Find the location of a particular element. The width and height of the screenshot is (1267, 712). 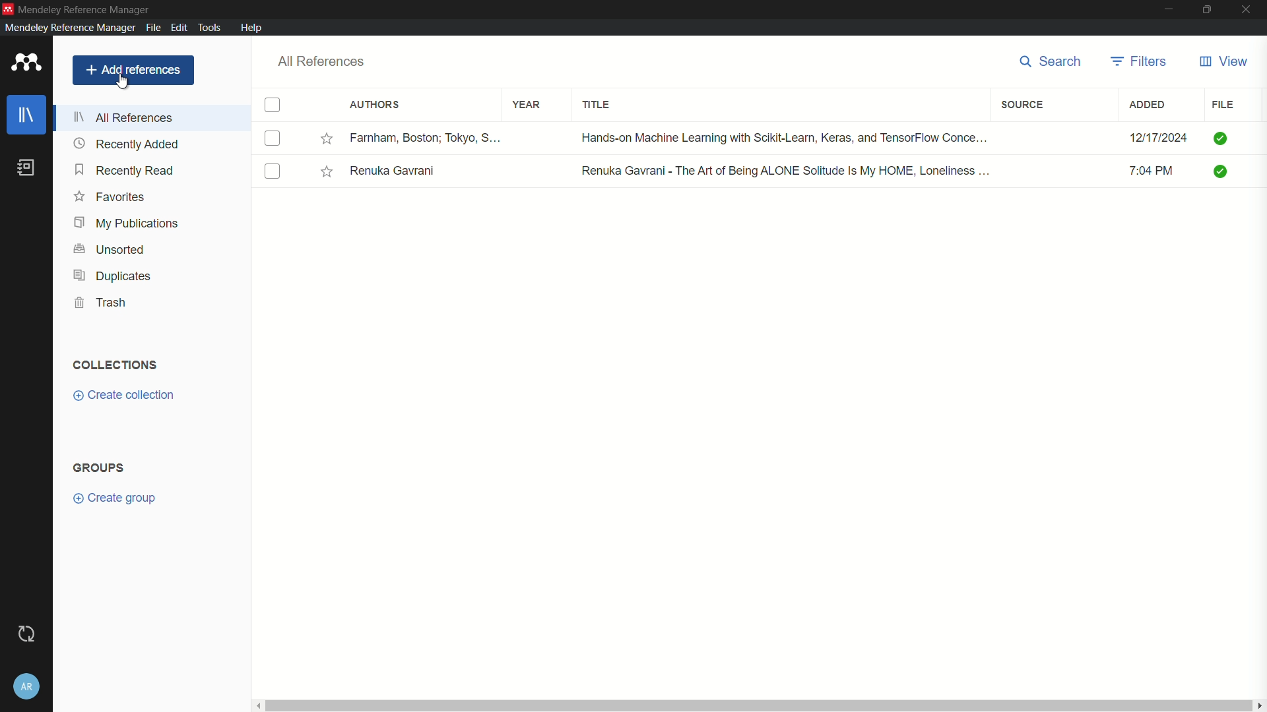

notebook is located at coordinates (26, 168).